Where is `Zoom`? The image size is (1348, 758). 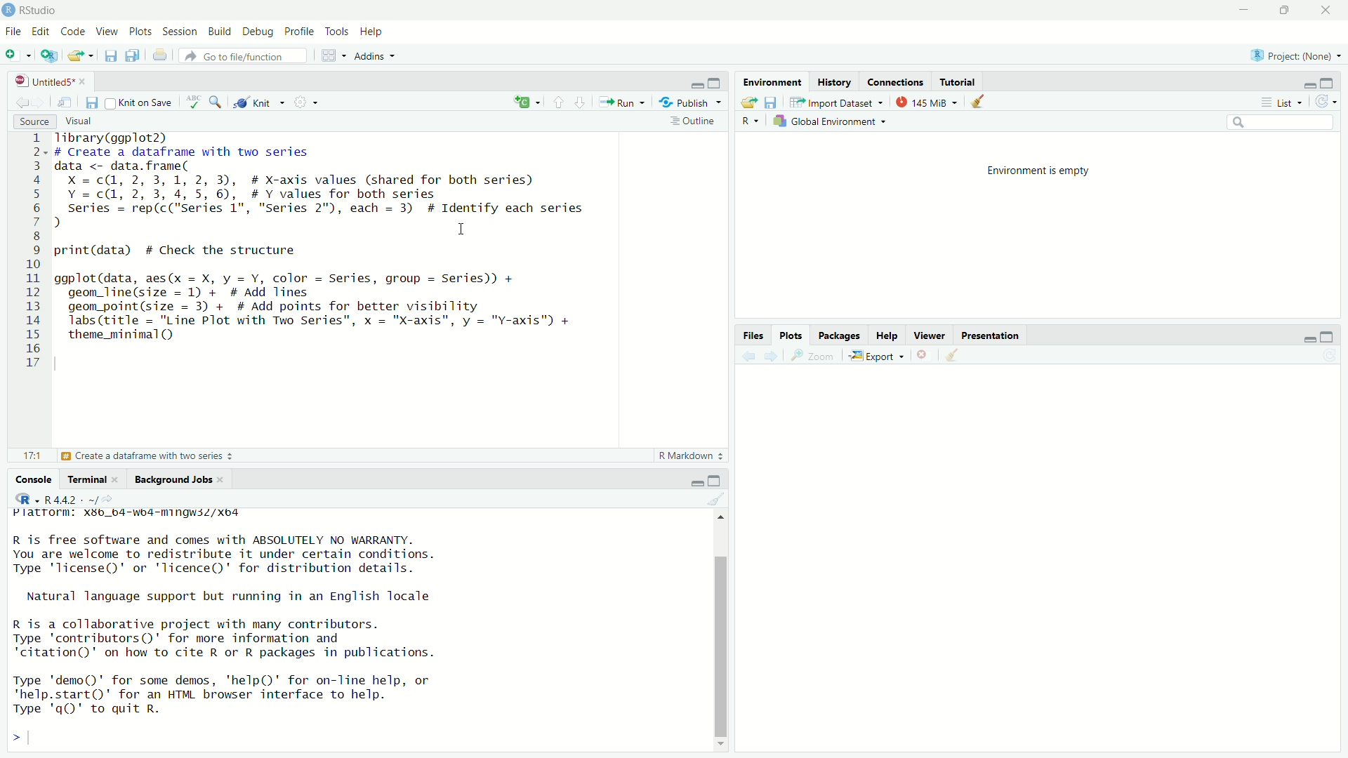 Zoom is located at coordinates (812, 356).